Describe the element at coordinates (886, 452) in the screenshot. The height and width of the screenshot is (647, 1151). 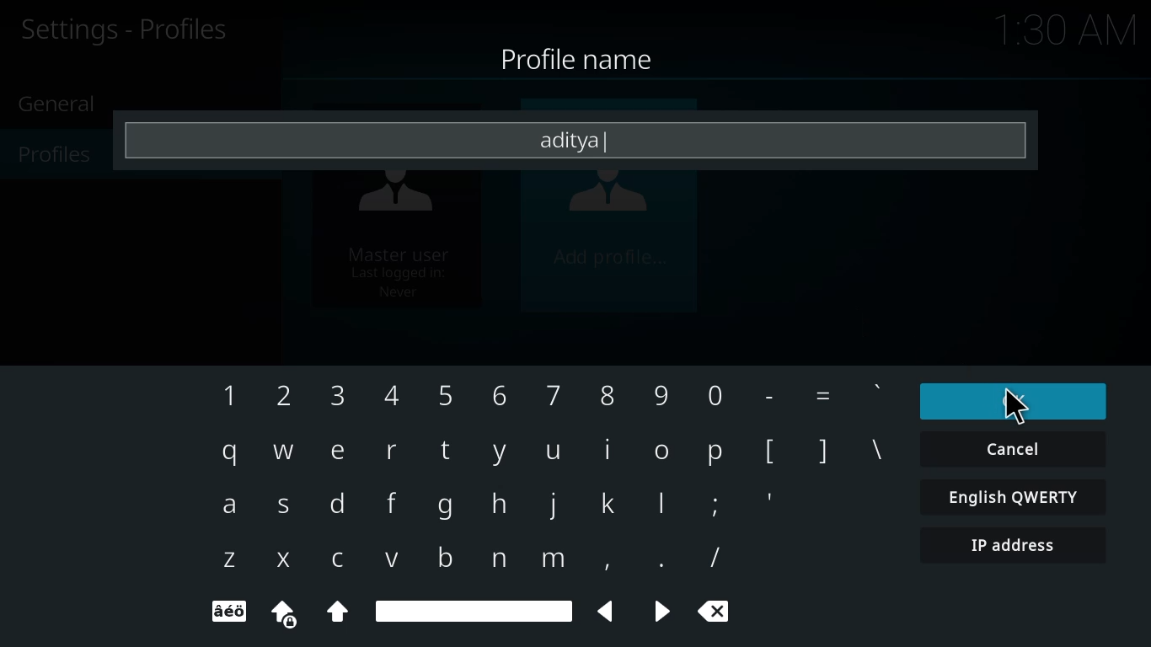
I see `\` at that location.